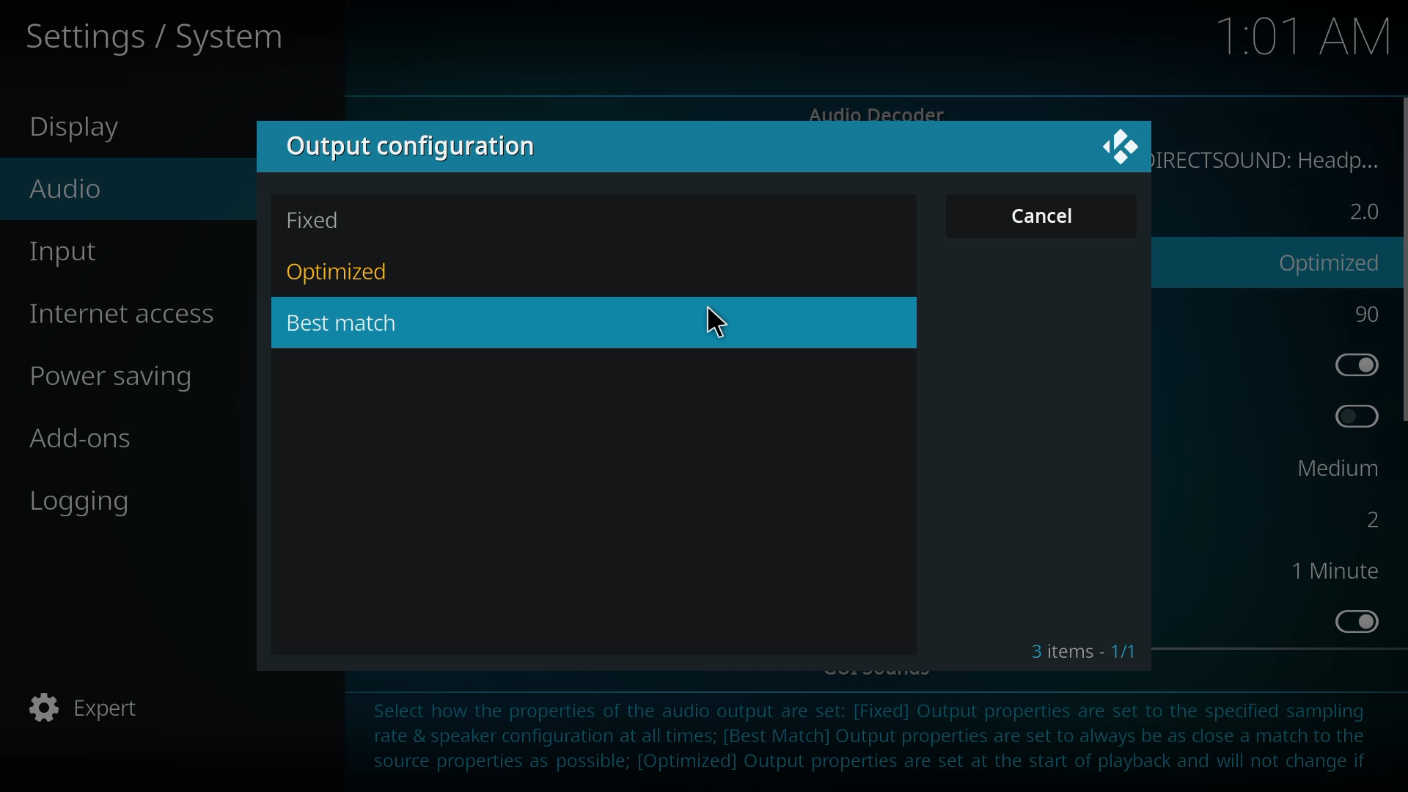  Describe the element at coordinates (1363, 212) in the screenshot. I see `2` at that location.